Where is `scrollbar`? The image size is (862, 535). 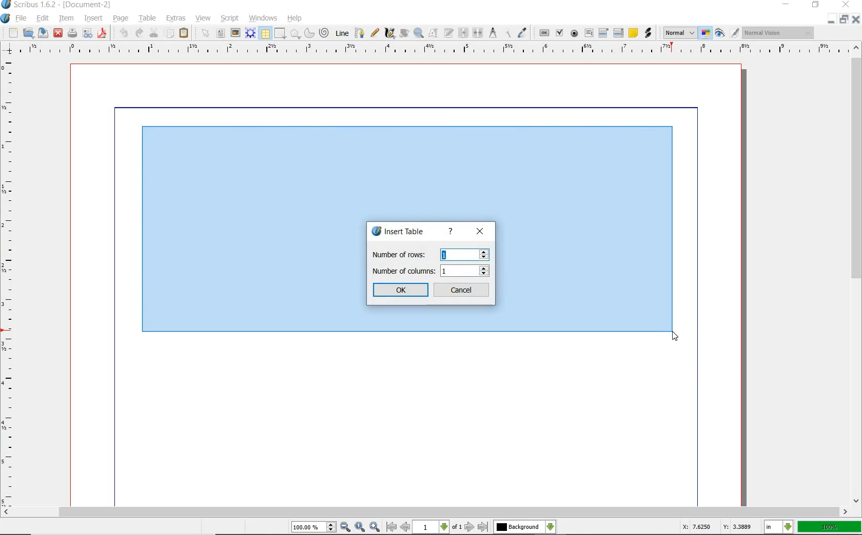 scrollbar is located at coordinates (855, 280).